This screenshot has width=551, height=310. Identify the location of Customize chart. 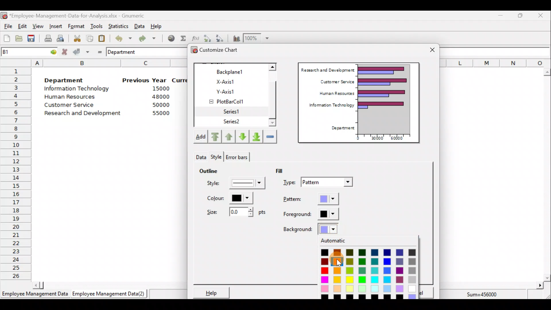
(223, 51).